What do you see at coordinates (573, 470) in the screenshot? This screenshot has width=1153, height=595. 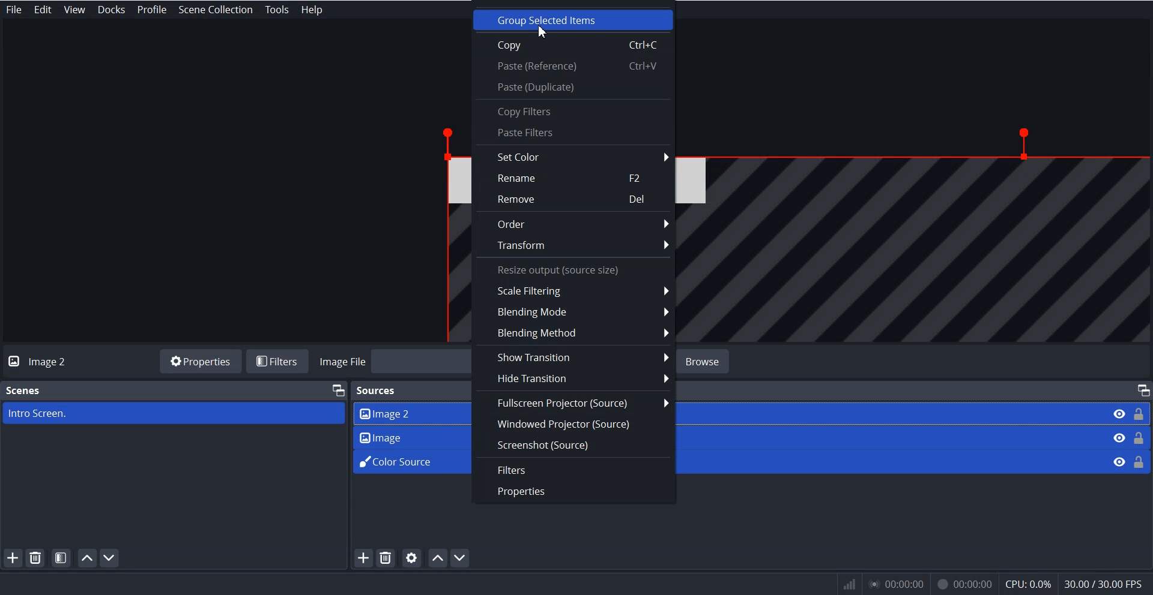 I see `Filter` at bounding box center [573, 470].